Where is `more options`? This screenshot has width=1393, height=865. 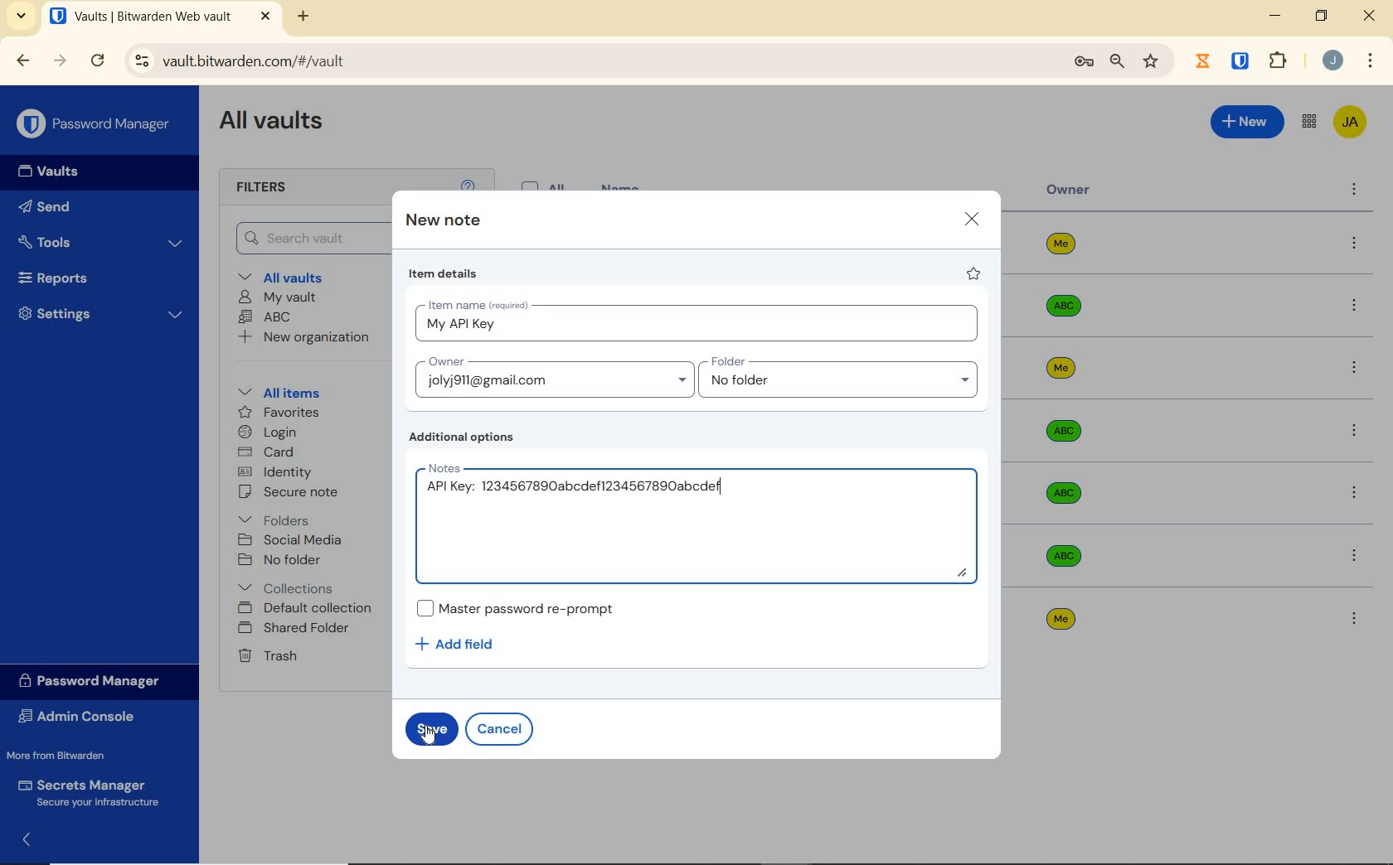
more options is located at coordinates (1354, 618).